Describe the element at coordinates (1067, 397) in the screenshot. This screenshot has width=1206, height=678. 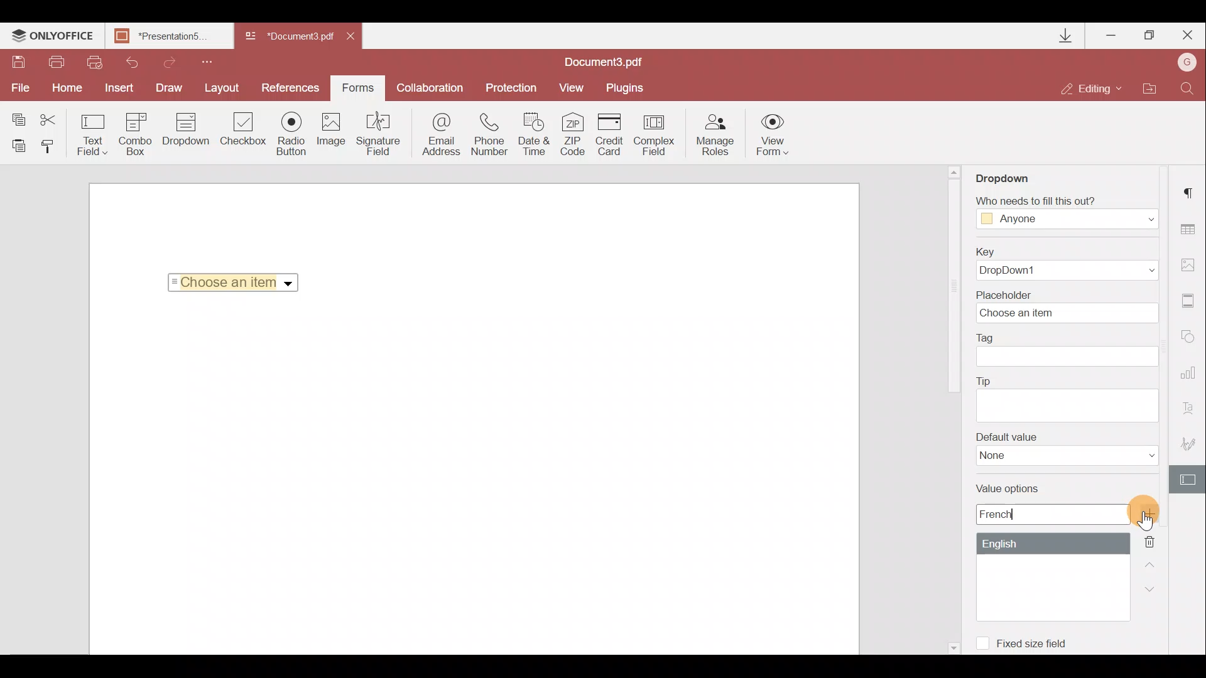
I see `Tip` at that location.